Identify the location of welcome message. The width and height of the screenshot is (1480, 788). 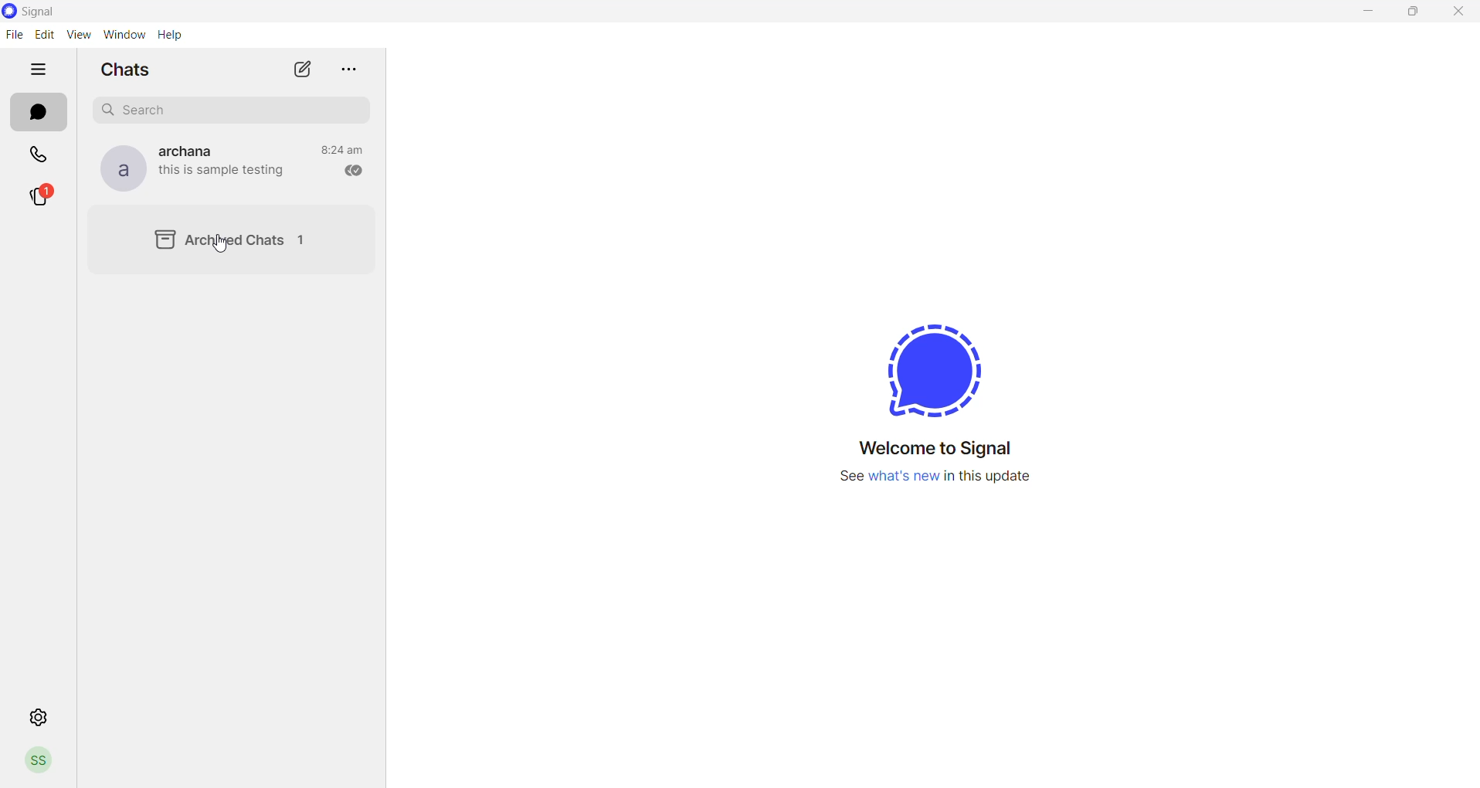
(935, 448).